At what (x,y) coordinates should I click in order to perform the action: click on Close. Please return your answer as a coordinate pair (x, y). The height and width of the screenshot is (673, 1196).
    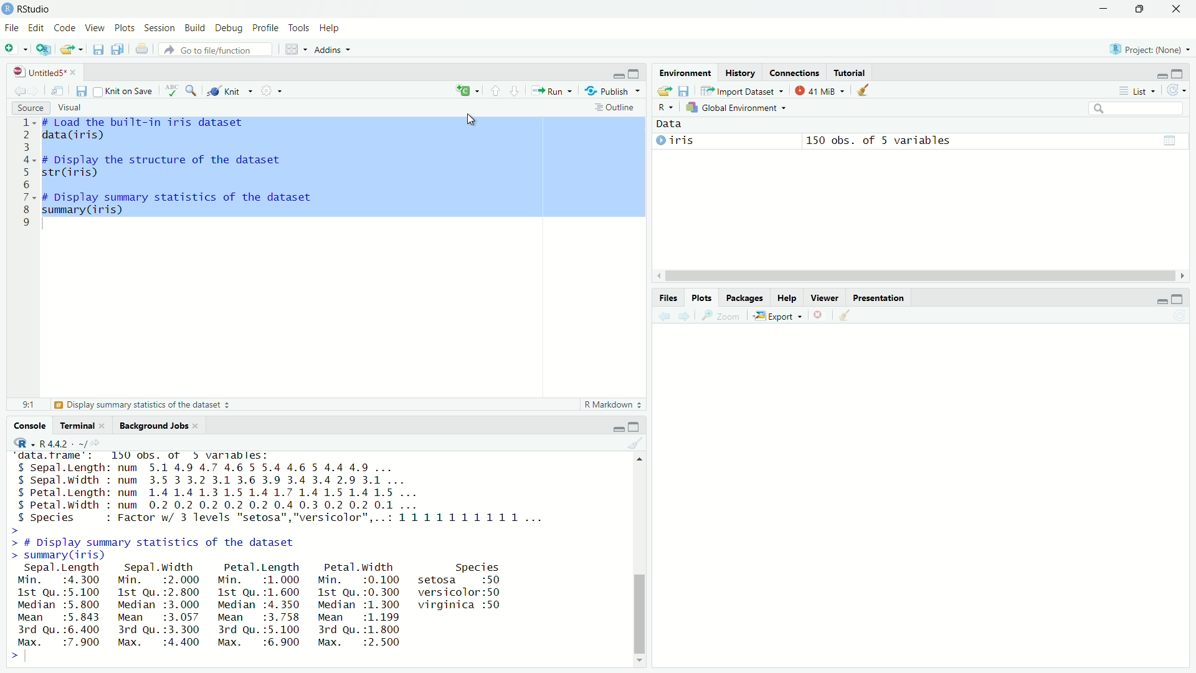
    Looking at the image, I should click on (1176, 8).